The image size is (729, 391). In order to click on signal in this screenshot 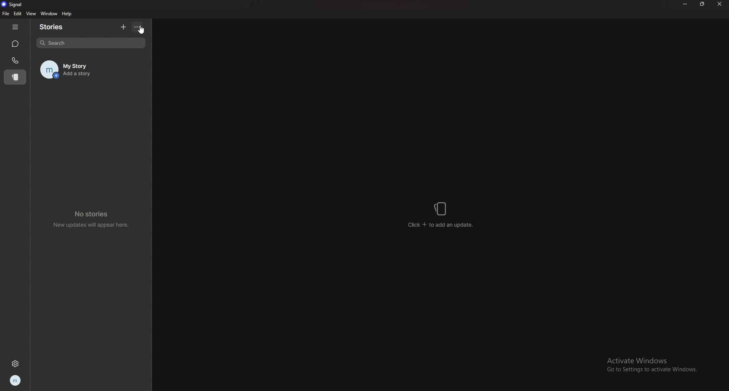, I will do `click(12, 5)`.